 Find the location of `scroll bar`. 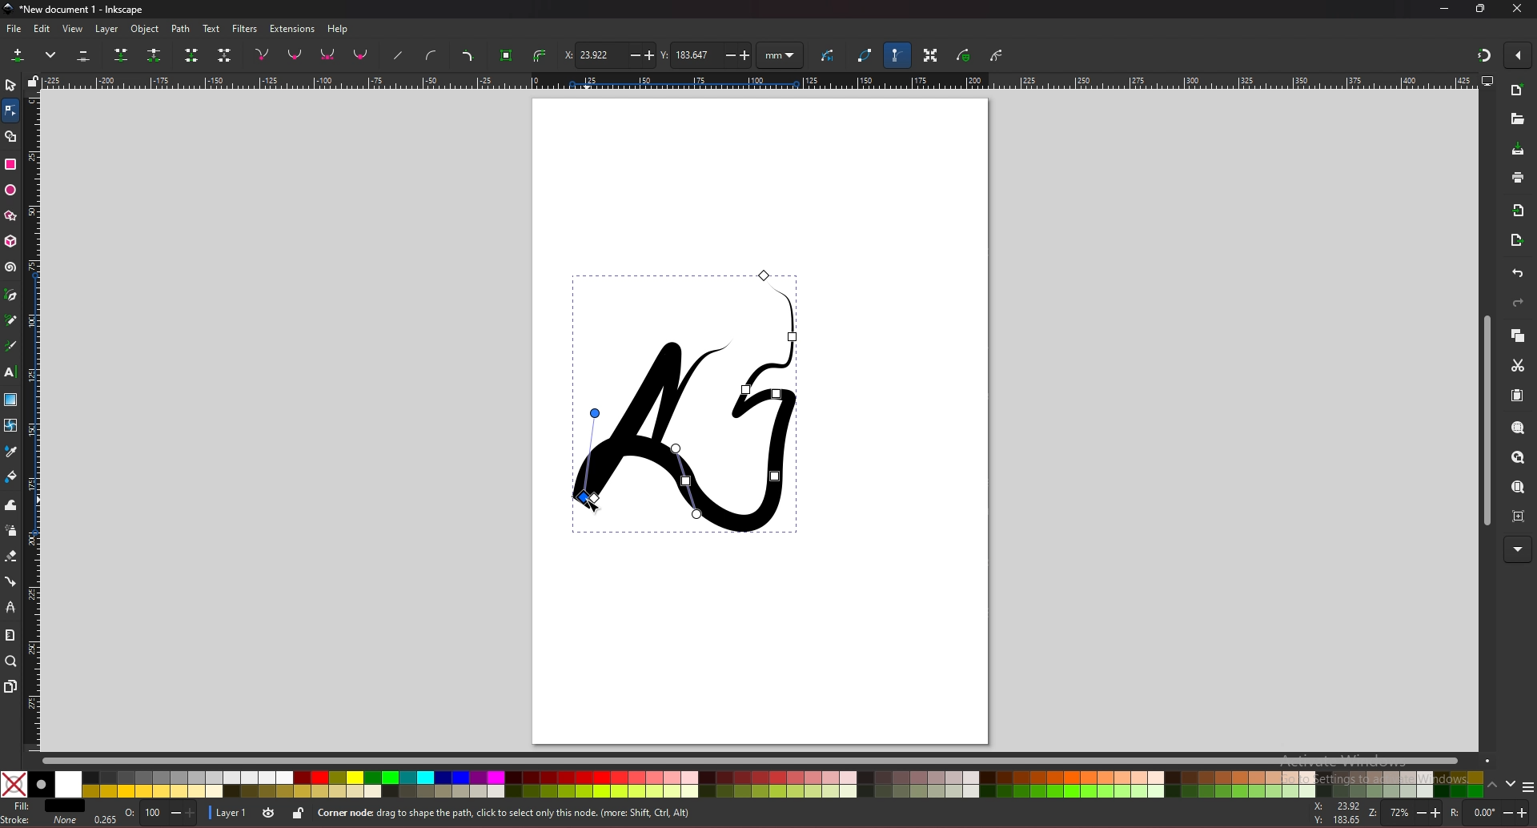

scroll bar is located at coordinates (1484, 419).